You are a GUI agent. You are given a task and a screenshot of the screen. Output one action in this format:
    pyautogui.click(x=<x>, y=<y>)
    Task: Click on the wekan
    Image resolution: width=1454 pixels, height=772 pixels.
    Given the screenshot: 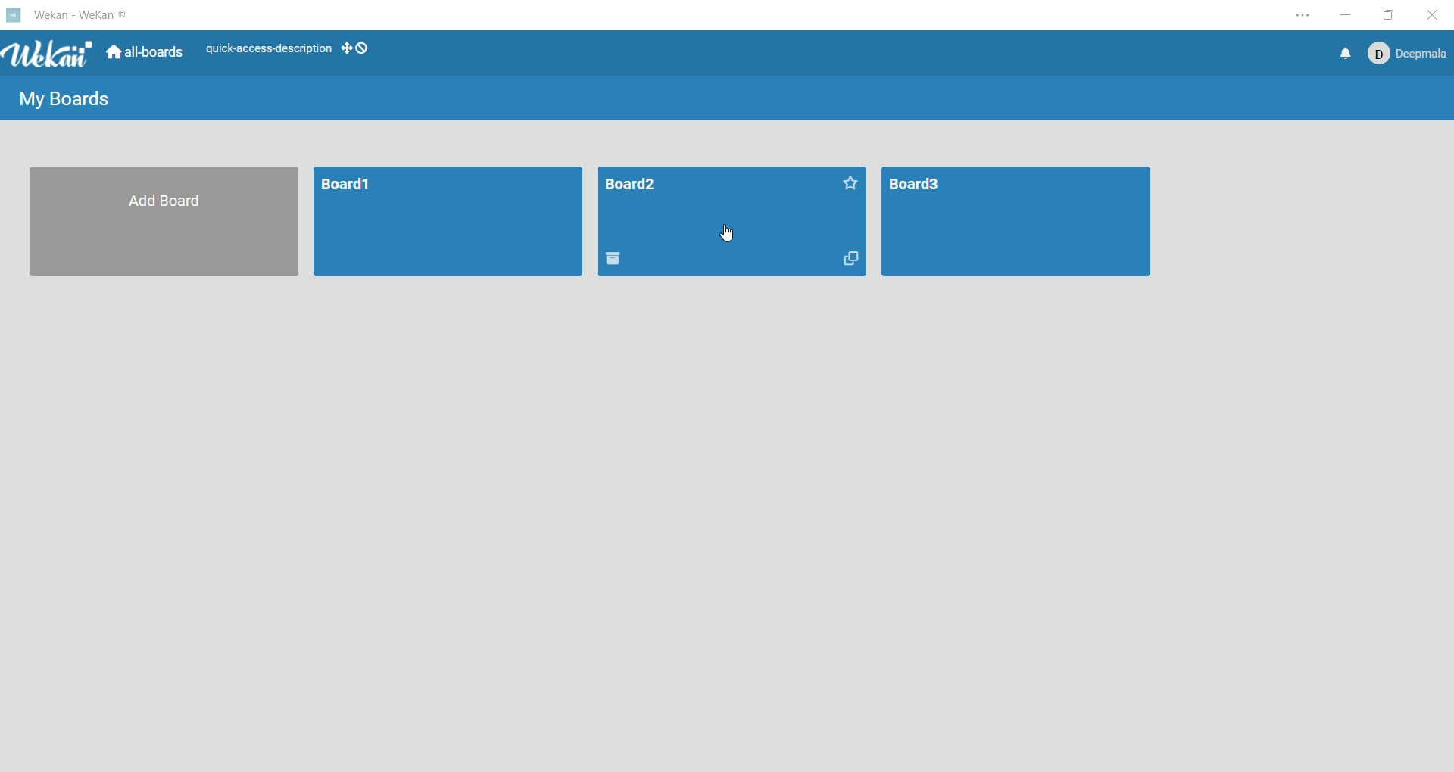 What is the action you would take?
    pyautogui.click(x=48, y=56)
    